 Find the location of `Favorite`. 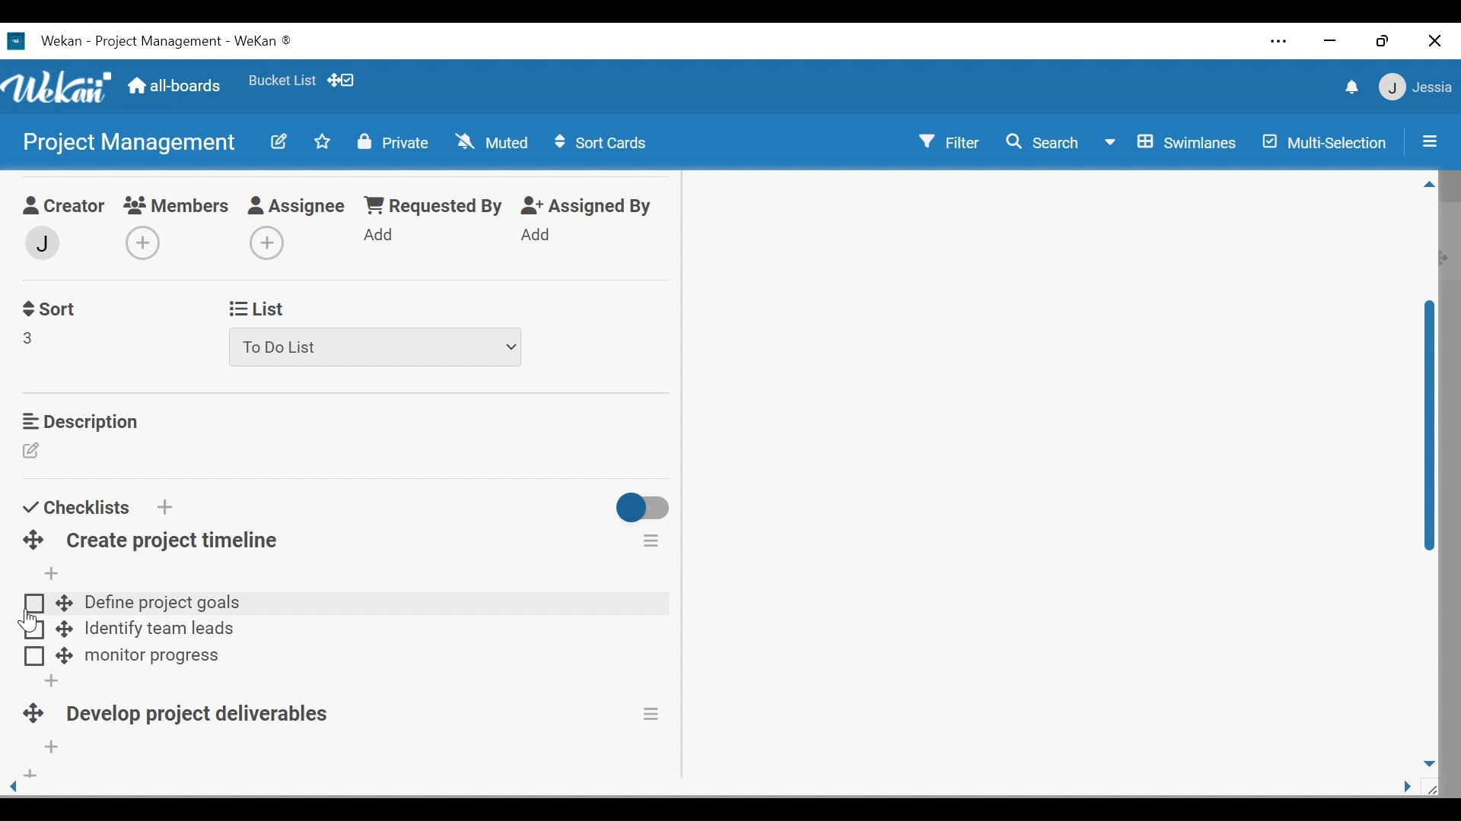

Favorite is located at coordinates (282, 80).